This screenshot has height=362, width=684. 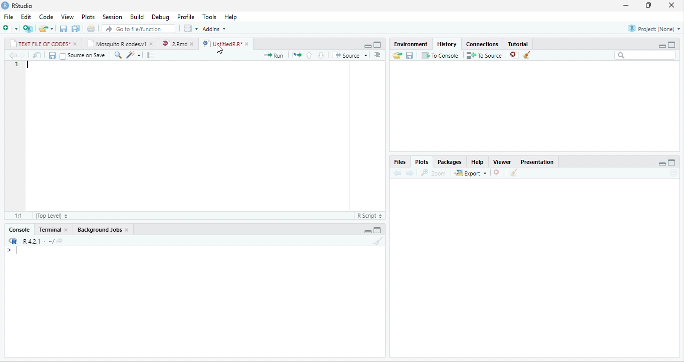 I want to click on cursor, so click(x=219, y=49).